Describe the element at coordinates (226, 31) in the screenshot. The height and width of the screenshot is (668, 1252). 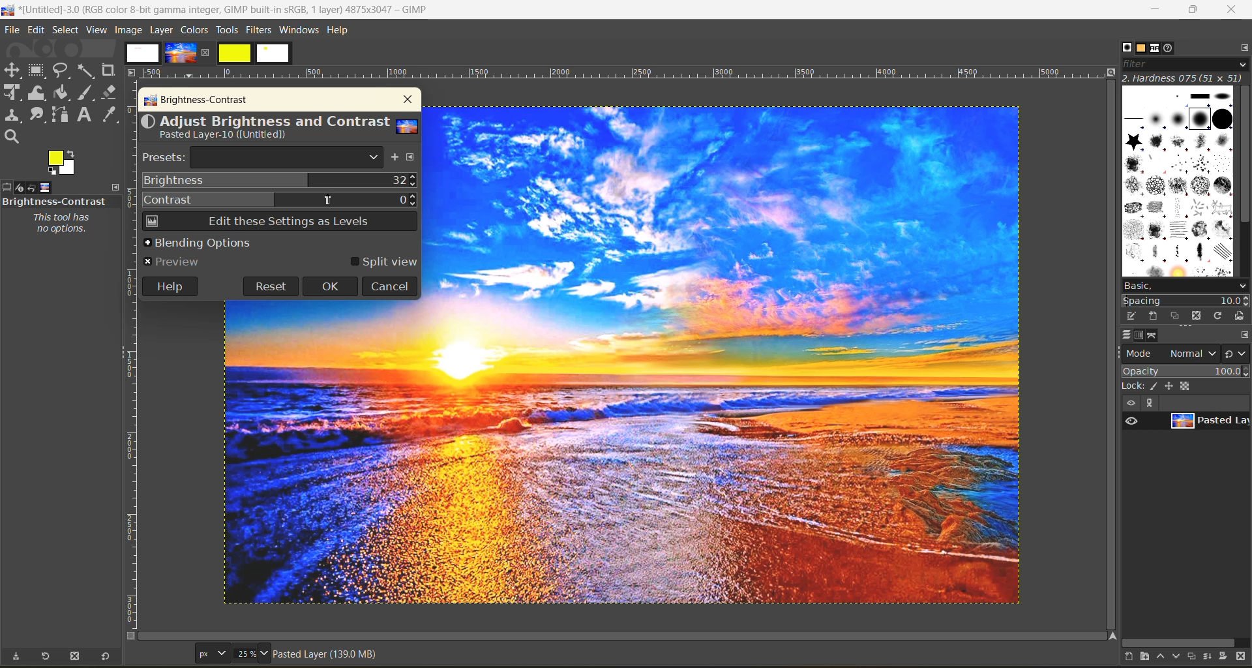
I see `tools` at that location.